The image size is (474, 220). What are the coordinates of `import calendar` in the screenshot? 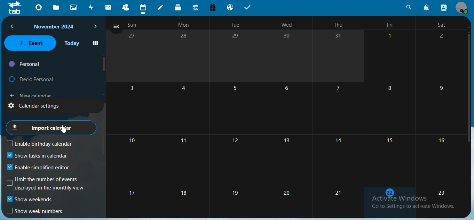 It's located at (50, 127).